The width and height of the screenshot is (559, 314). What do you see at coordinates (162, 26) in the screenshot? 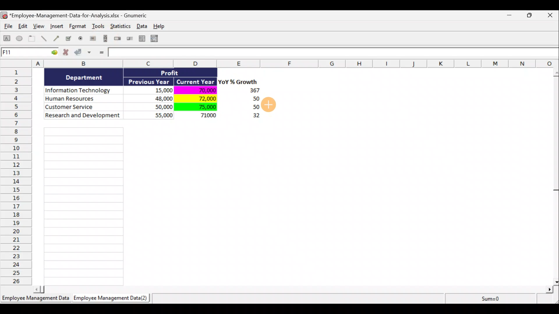
I see `Help` at bounding box center [162, 26].